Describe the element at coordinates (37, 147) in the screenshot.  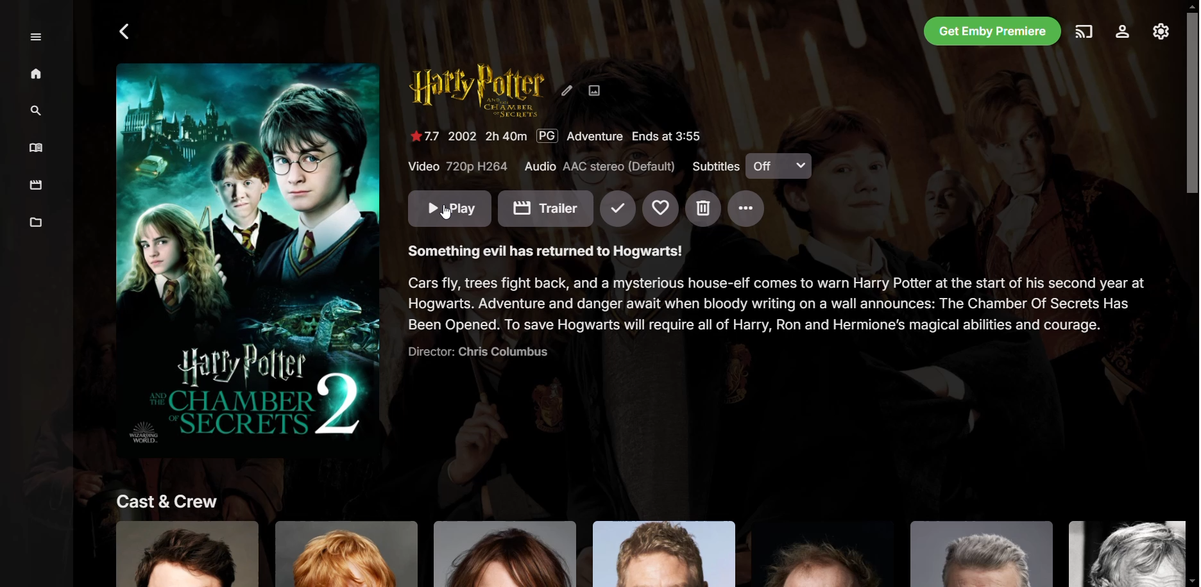
I see `Books` at that location.